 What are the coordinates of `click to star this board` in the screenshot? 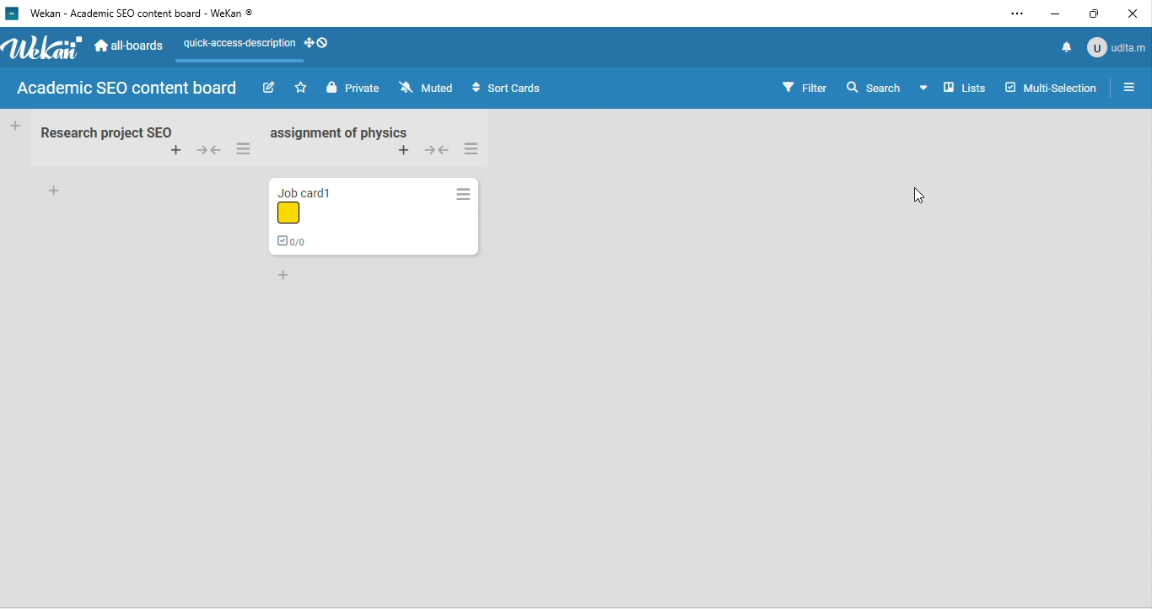 It's located at (303, 88).